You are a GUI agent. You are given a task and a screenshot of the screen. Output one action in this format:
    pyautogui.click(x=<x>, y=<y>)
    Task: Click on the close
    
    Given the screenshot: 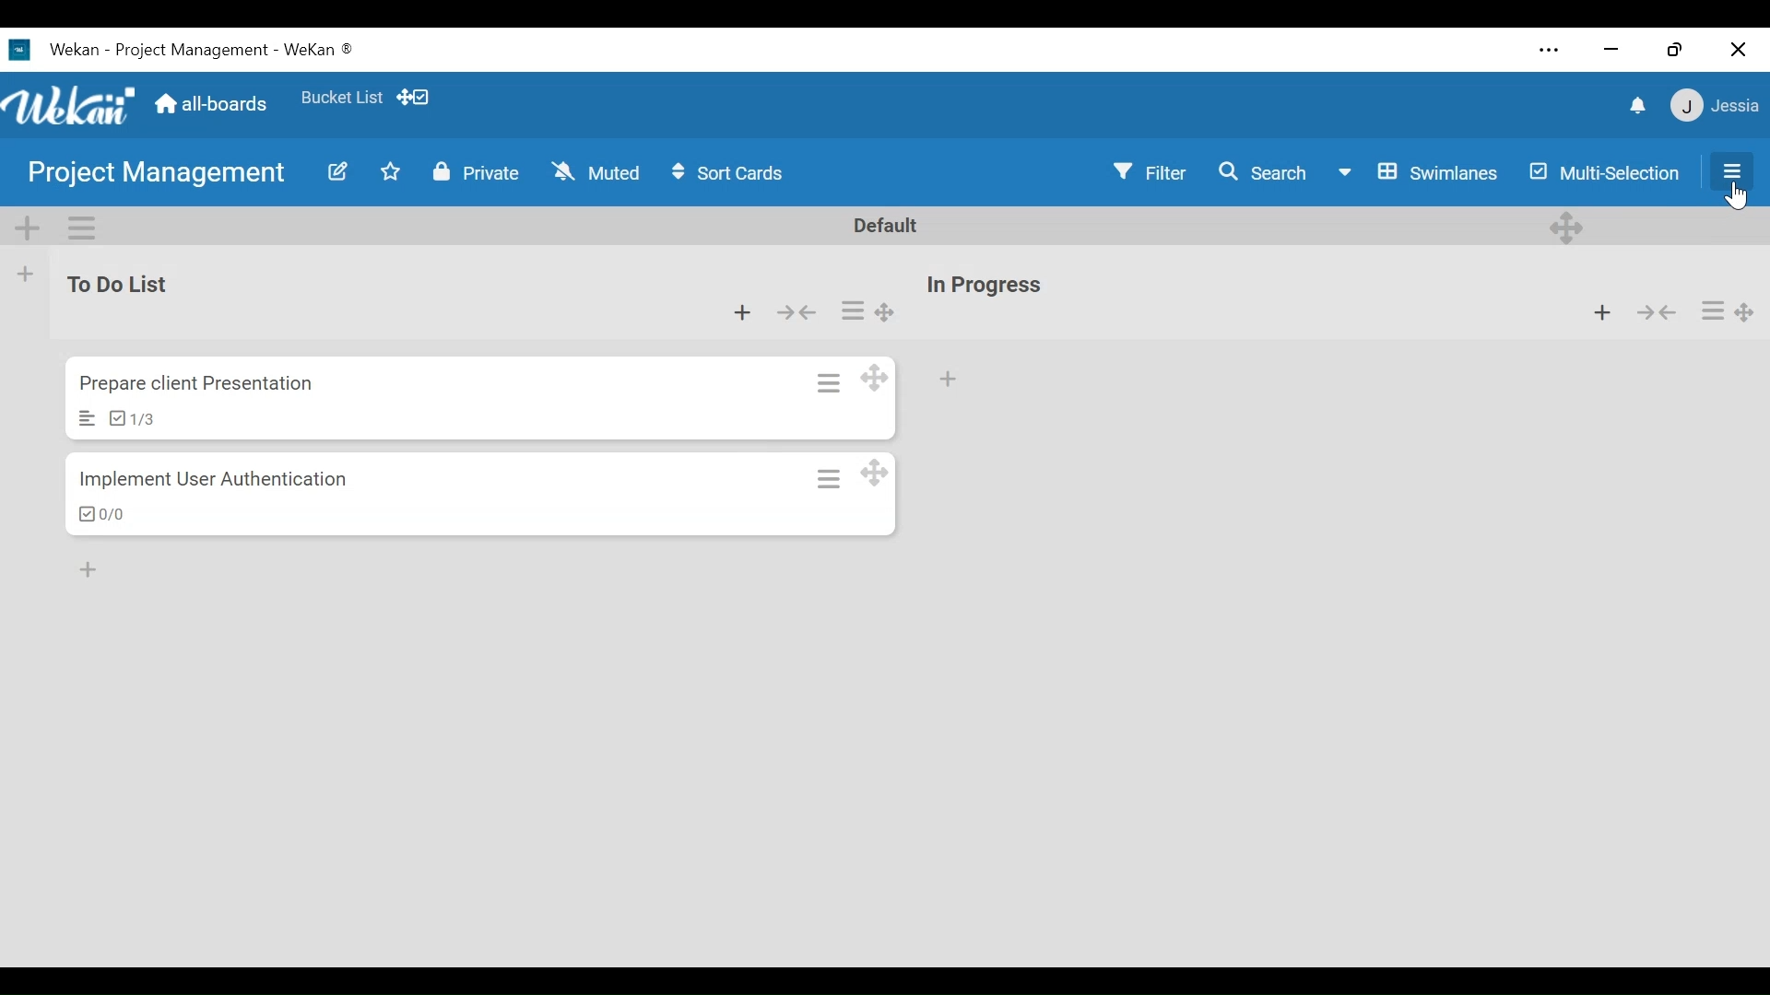 What is the action you would take?
    pyautogui.click(x=1614, y=50)
    